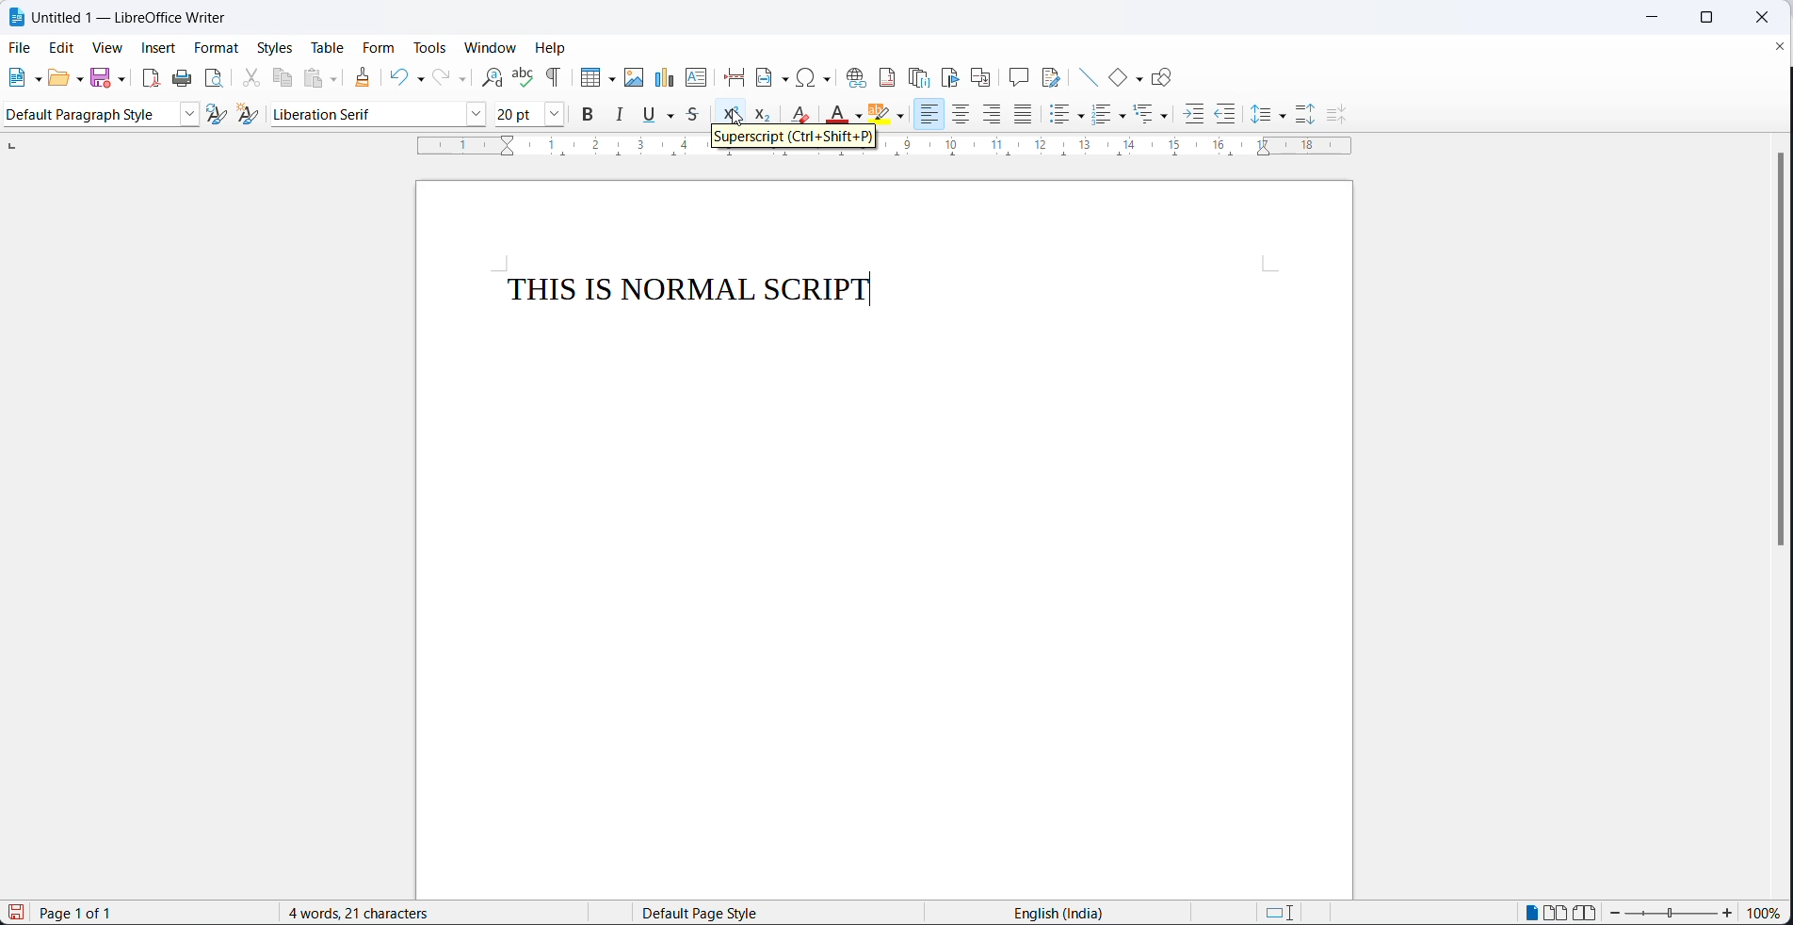 This screenshot has width=1793, height=925. Describe the element at coordinates (369, 913) in the screenshot. I see `word and character count` at that location.